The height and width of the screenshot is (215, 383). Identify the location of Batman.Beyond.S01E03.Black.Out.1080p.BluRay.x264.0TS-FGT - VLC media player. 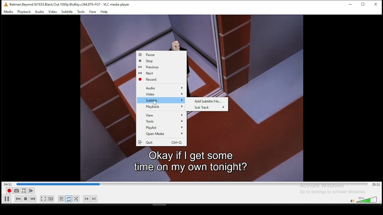
(67, 4).